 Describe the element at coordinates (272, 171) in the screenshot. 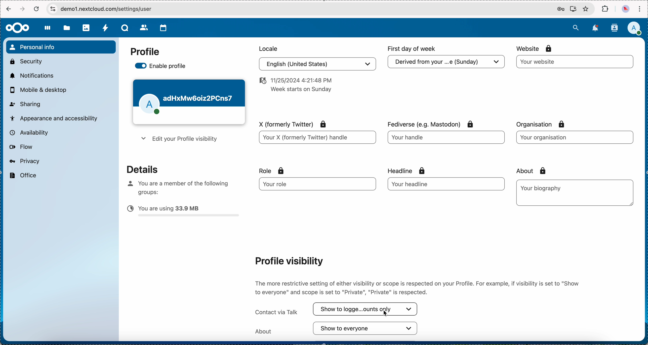

I see `role` at that location.